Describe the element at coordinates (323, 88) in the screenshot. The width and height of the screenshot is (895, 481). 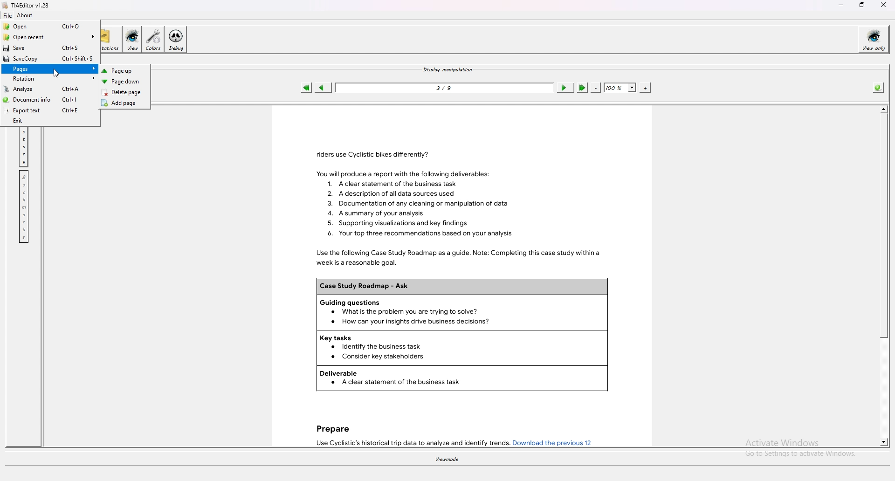
I see `previous page` at that location.